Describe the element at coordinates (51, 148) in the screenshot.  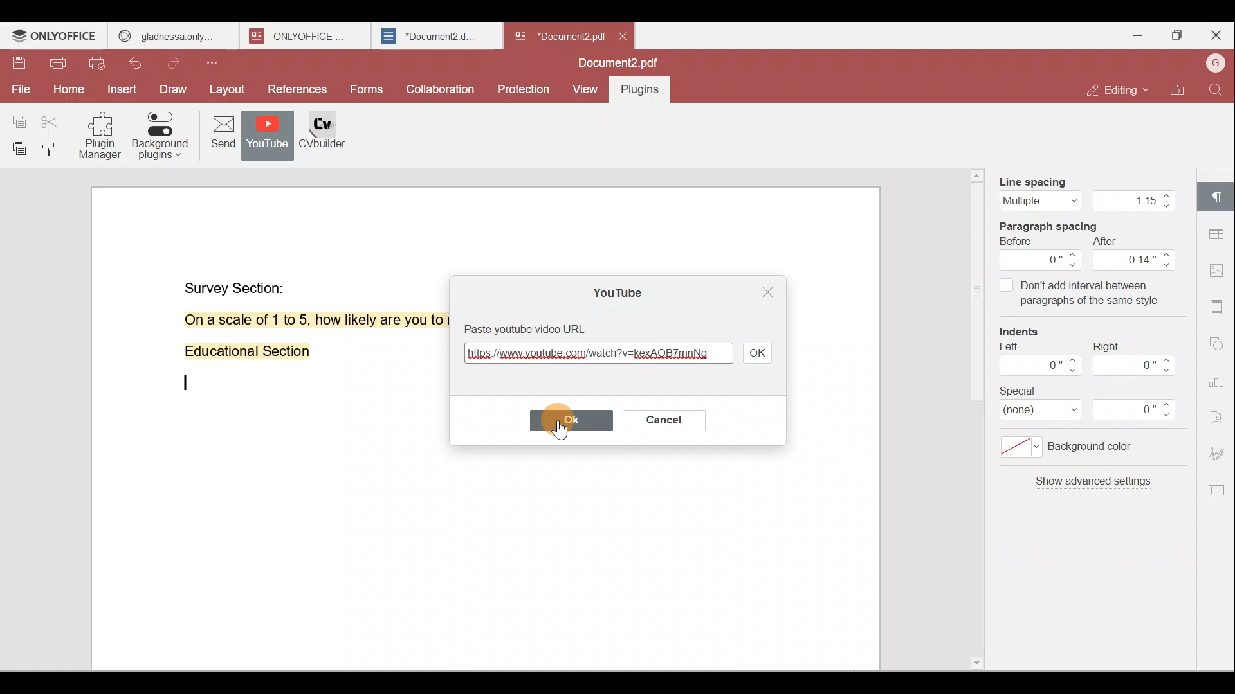
I see `Copy style` at that location.